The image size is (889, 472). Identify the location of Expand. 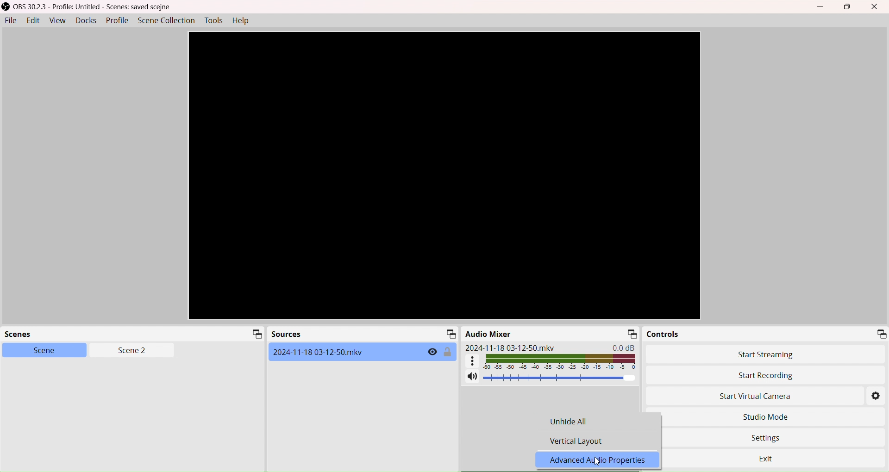
(449, 334).